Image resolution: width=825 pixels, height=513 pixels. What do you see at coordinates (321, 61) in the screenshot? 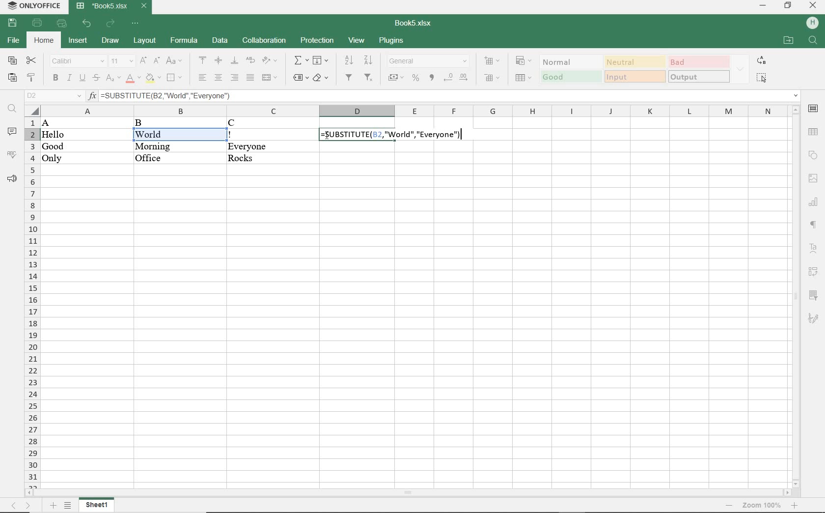
I see `fill` at bounding box center [321, 61].